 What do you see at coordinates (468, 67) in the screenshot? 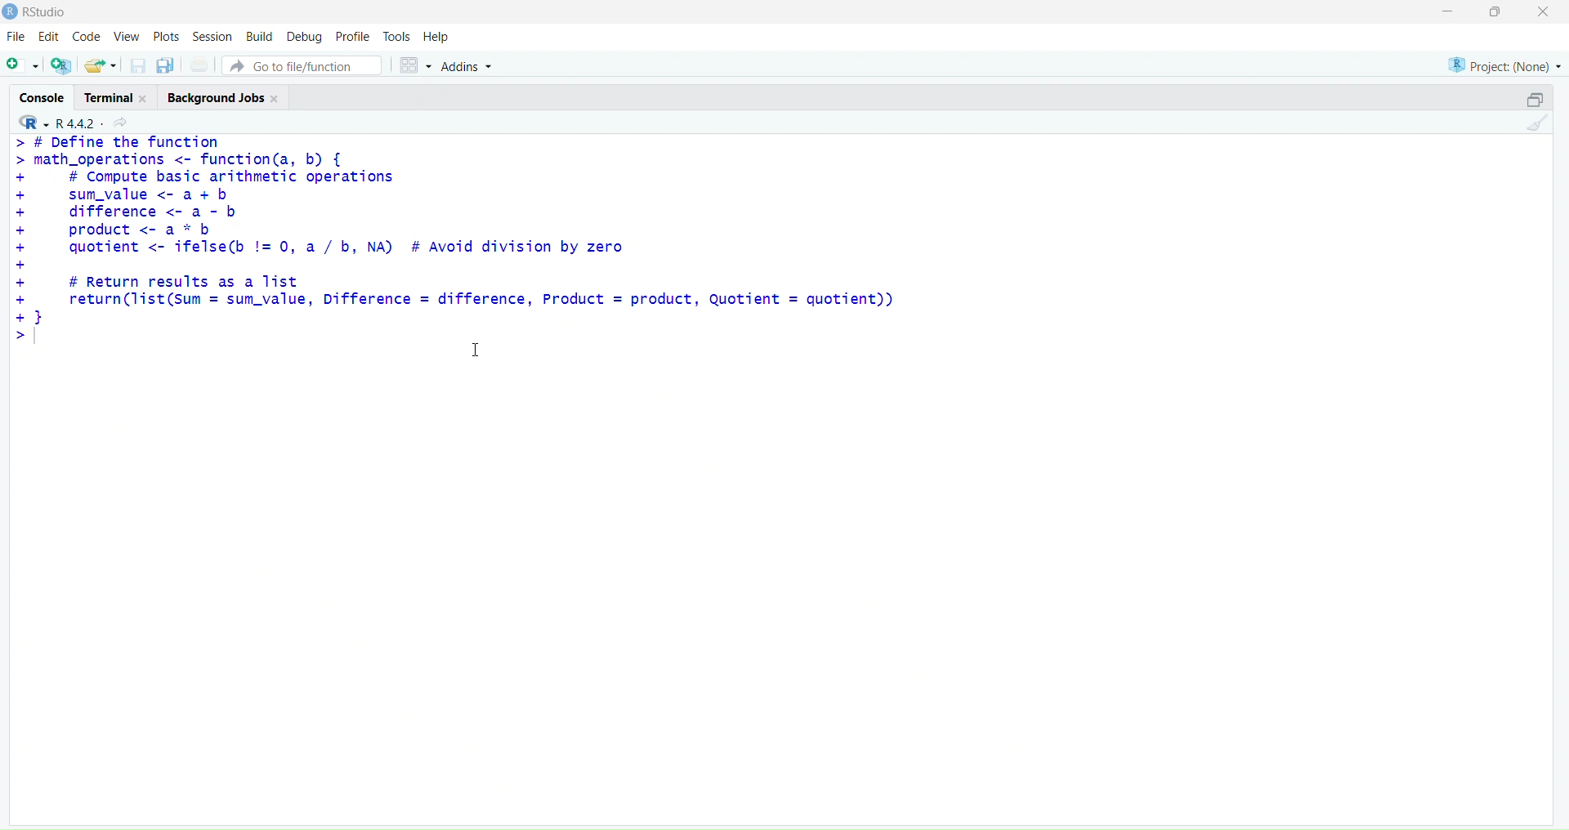
I see `Addins` at bounding box center [468, 67].